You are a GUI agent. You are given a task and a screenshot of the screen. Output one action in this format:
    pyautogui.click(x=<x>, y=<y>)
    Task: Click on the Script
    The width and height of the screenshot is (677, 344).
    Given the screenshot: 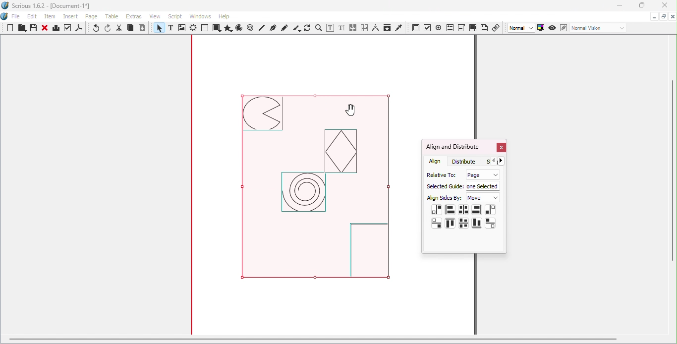 What is the action you would take?
    pyautogui.click(x=176, y=16)
    